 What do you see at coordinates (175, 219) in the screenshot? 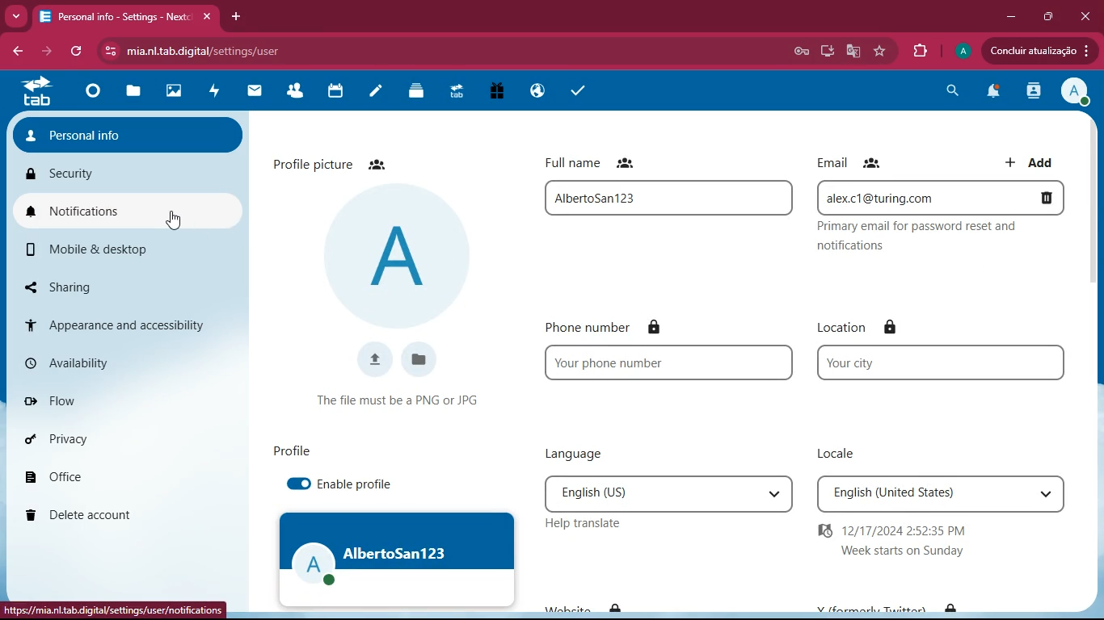
I see `Cursor` at bounding box center [175, 219].